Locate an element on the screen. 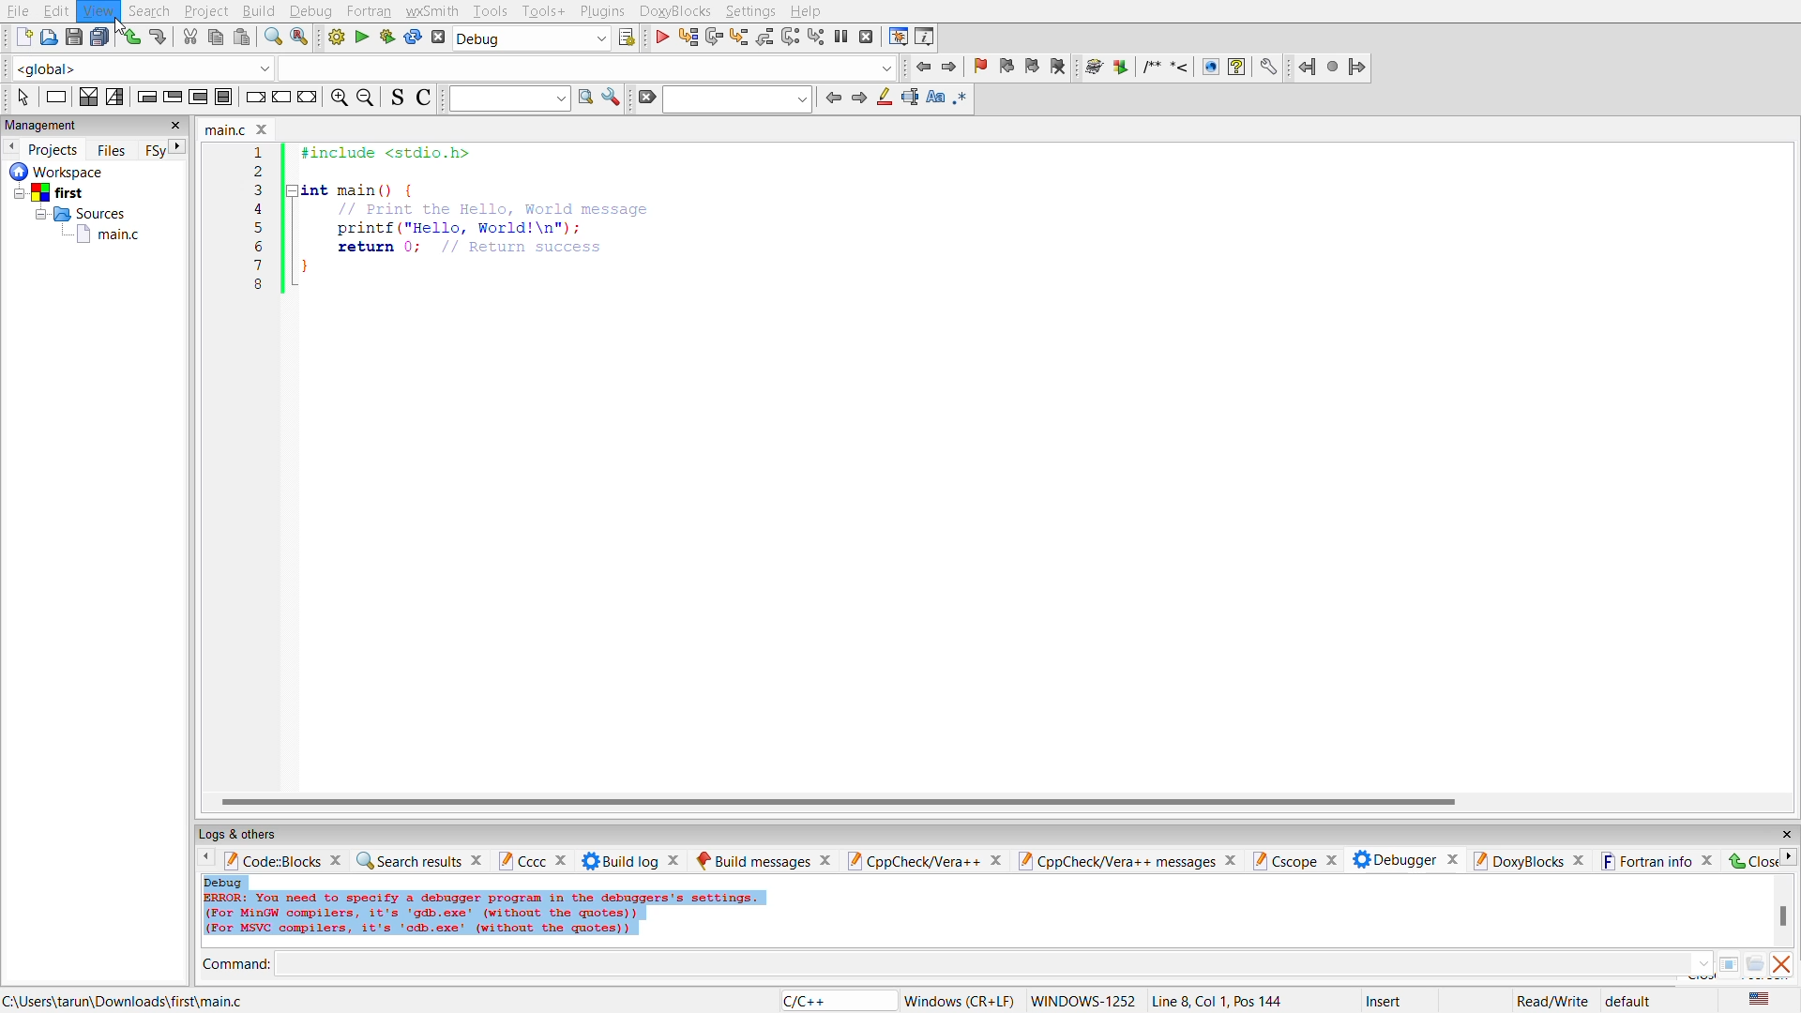 The width and height of the screenshot is (1801, 1013). clear output window is located at coordinates (1784, 966).